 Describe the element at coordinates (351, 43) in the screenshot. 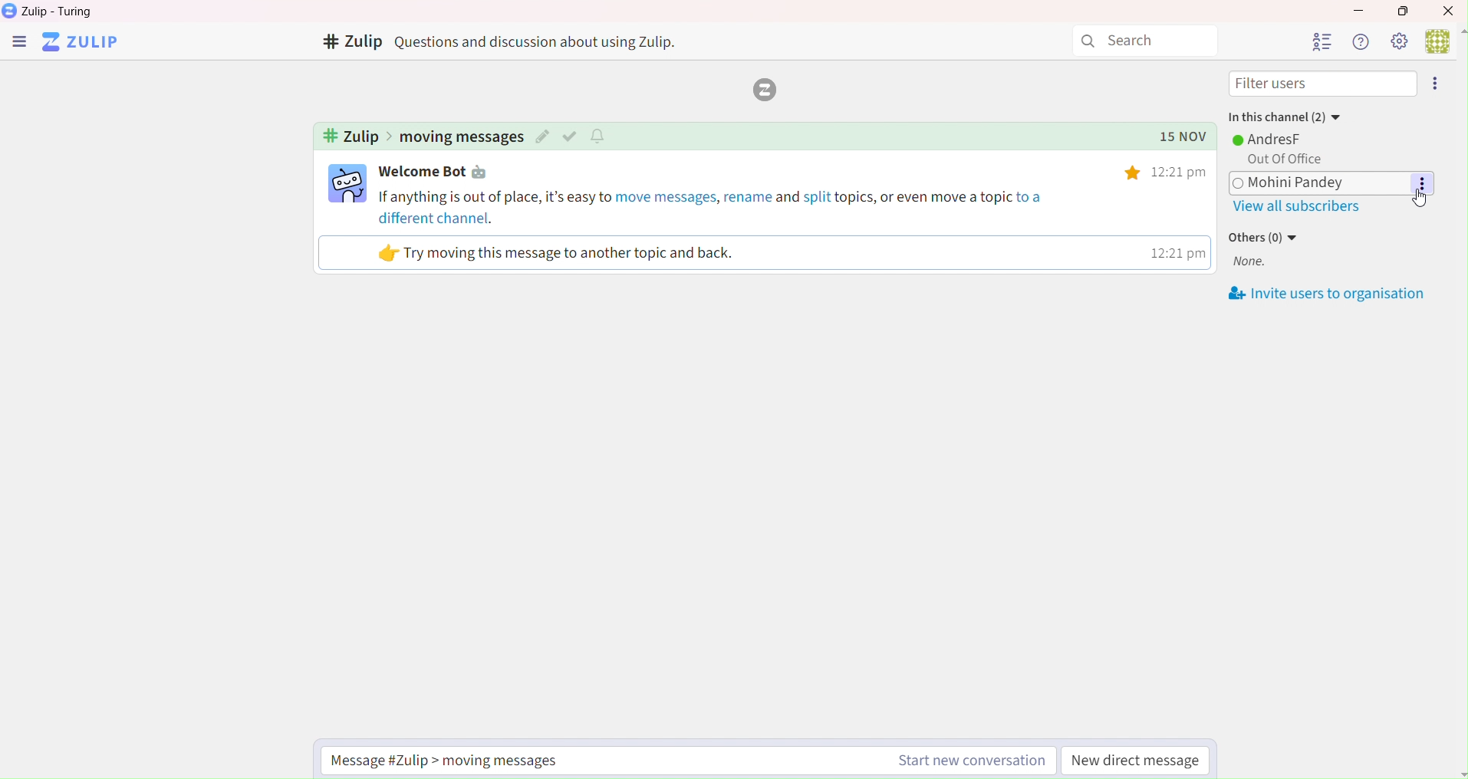

I see `# Zulip` at that location.